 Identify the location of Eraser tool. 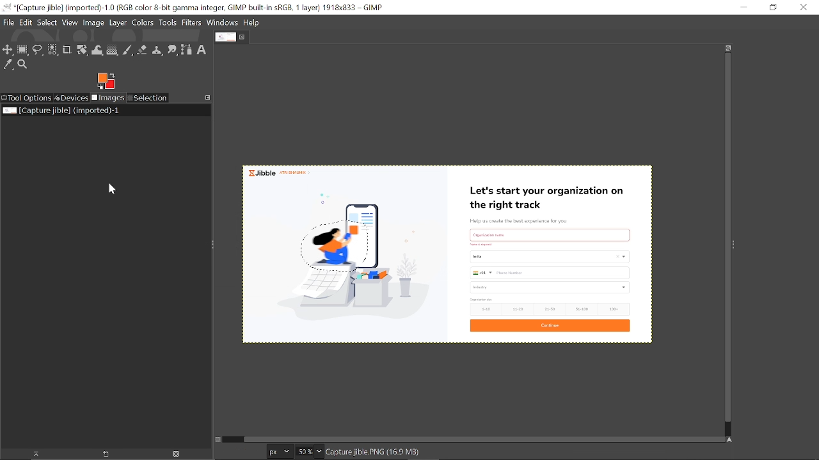
(142, 50).